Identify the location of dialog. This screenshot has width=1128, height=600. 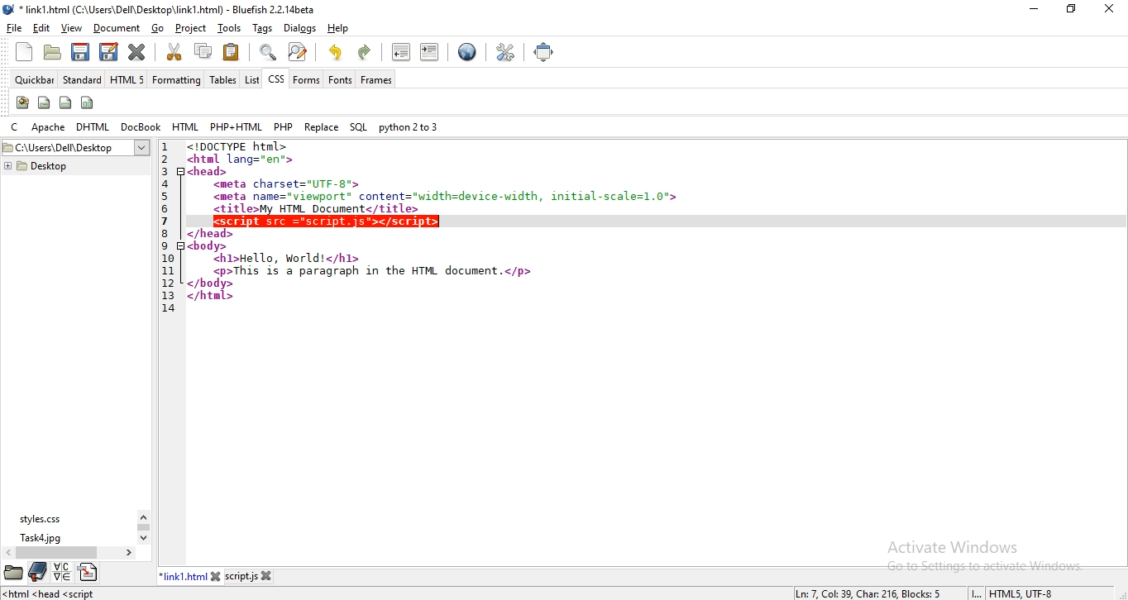
(299, 28).